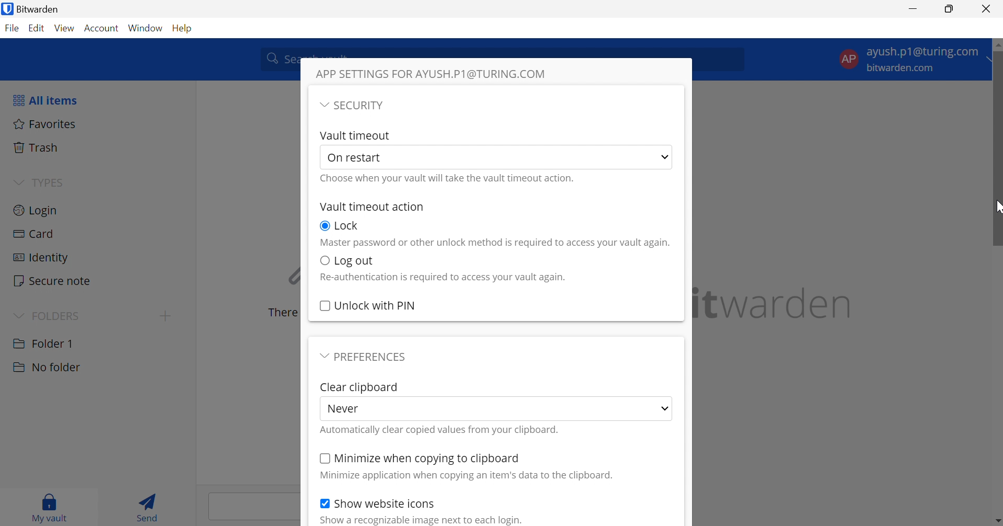 Image resolution: width=1003 pixels, height=526 pixels. I want to click on Close, so click(988, 9).